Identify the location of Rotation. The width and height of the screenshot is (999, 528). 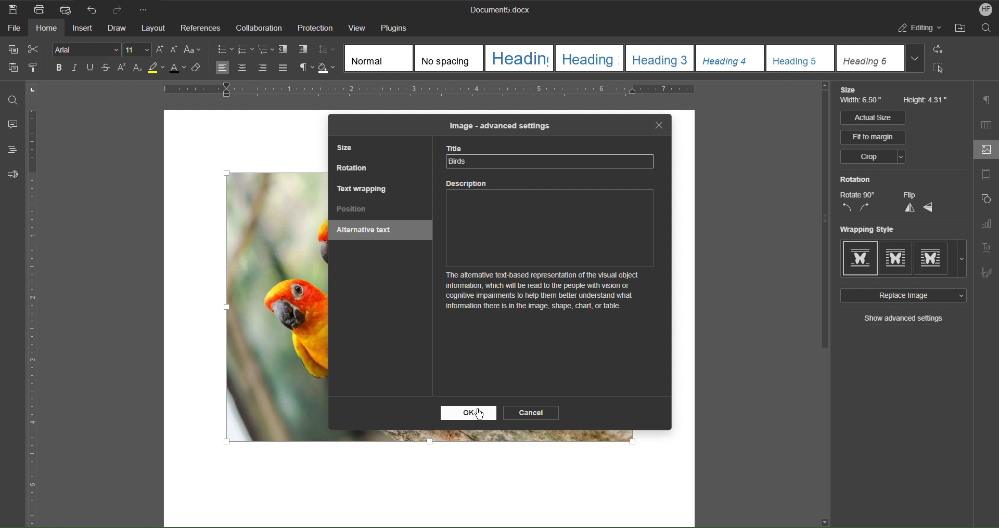
(855, 179).